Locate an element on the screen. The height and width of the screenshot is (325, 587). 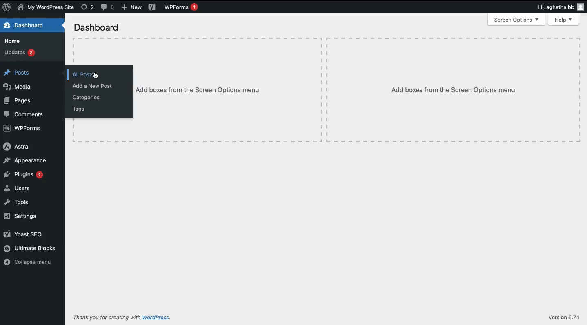
Ultimate blocks is located at coordinates (30, 249).